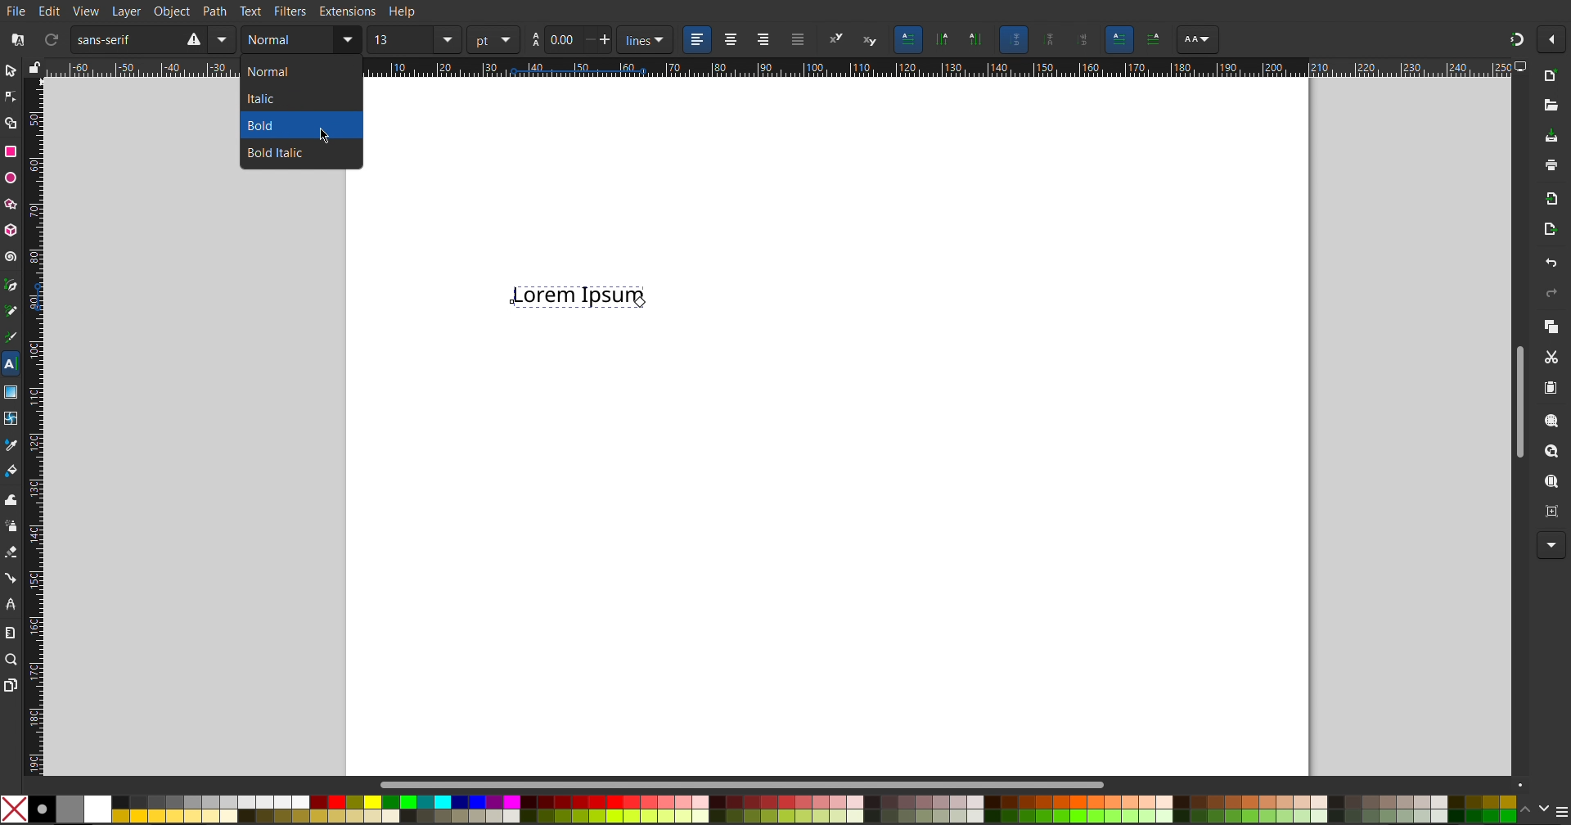 The image size is (1571, 825). Describe the element at coordinates (1550, 482) in the screenshot. I see `Zoom Page` at that location.